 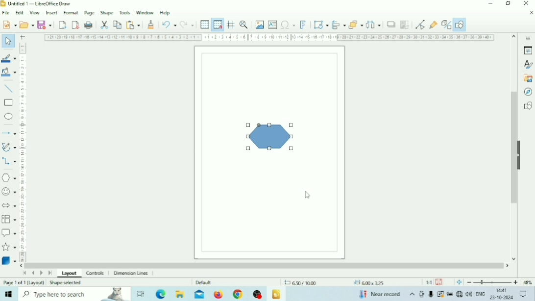 I want to click on Type here to search, so click(x=74, y=294).